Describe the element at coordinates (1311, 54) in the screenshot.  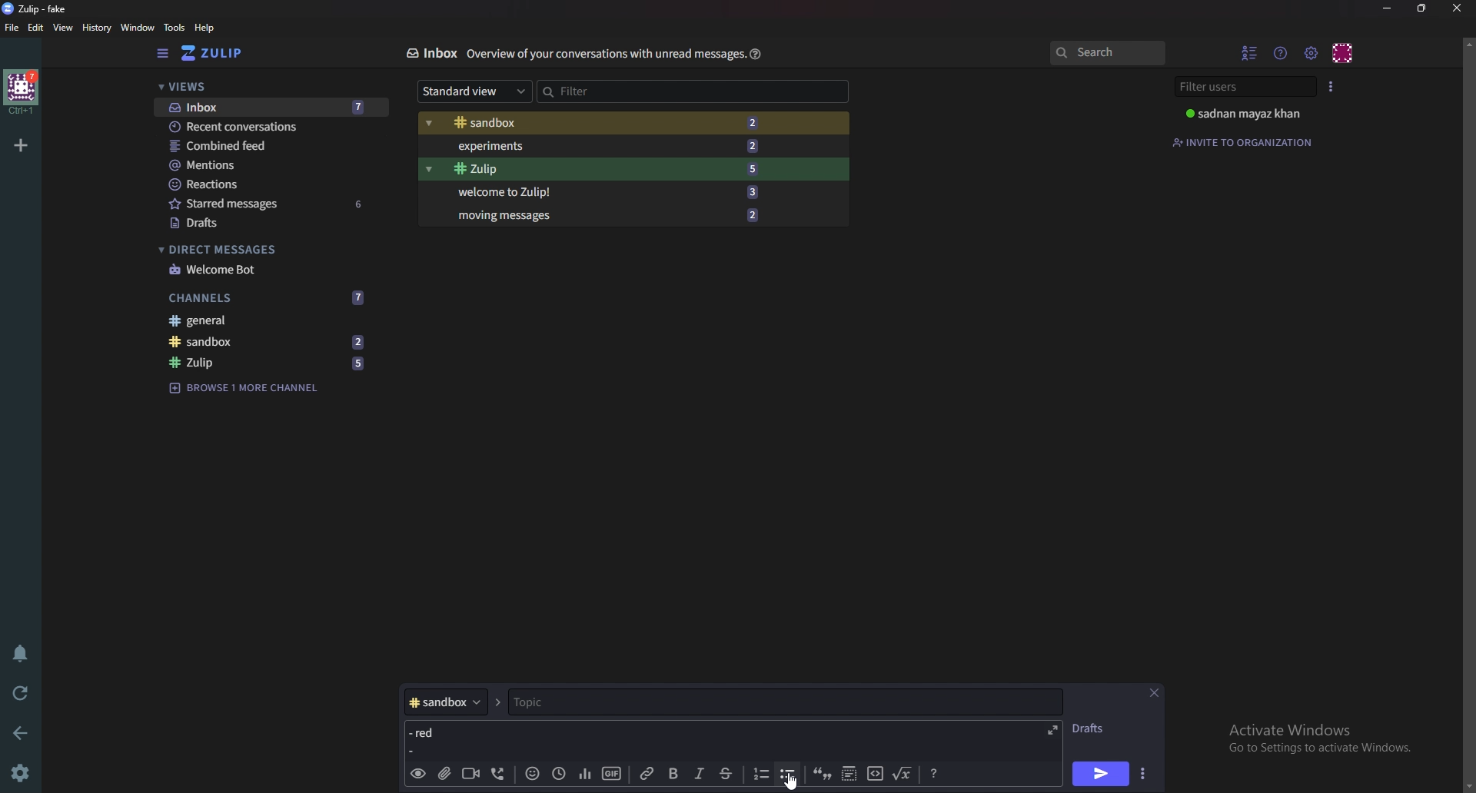
I see `Main menu` at that location.